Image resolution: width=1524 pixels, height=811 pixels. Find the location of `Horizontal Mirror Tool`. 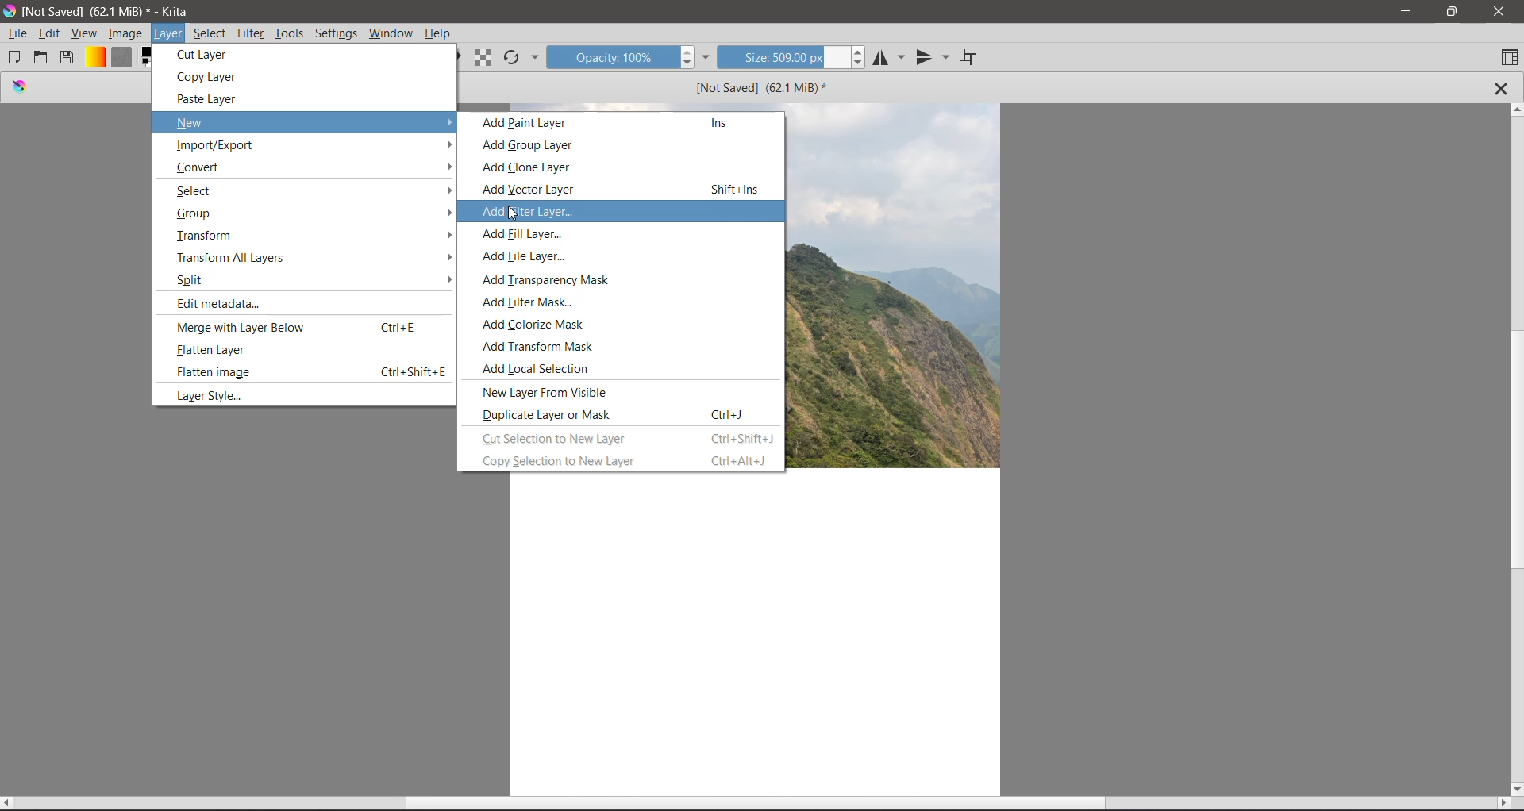

Horizontal Mirror Tool is located at coordinates (889, 59).